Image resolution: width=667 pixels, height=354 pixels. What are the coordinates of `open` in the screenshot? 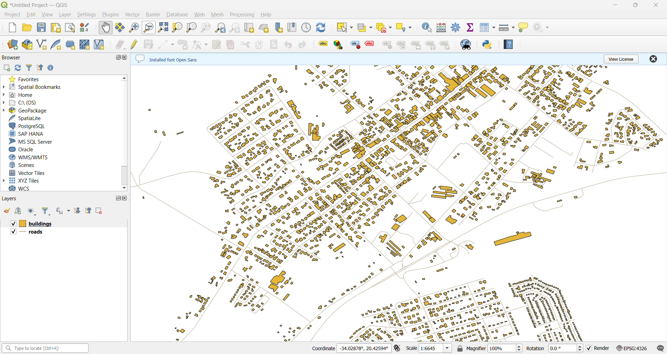 It's located at (27, 28).